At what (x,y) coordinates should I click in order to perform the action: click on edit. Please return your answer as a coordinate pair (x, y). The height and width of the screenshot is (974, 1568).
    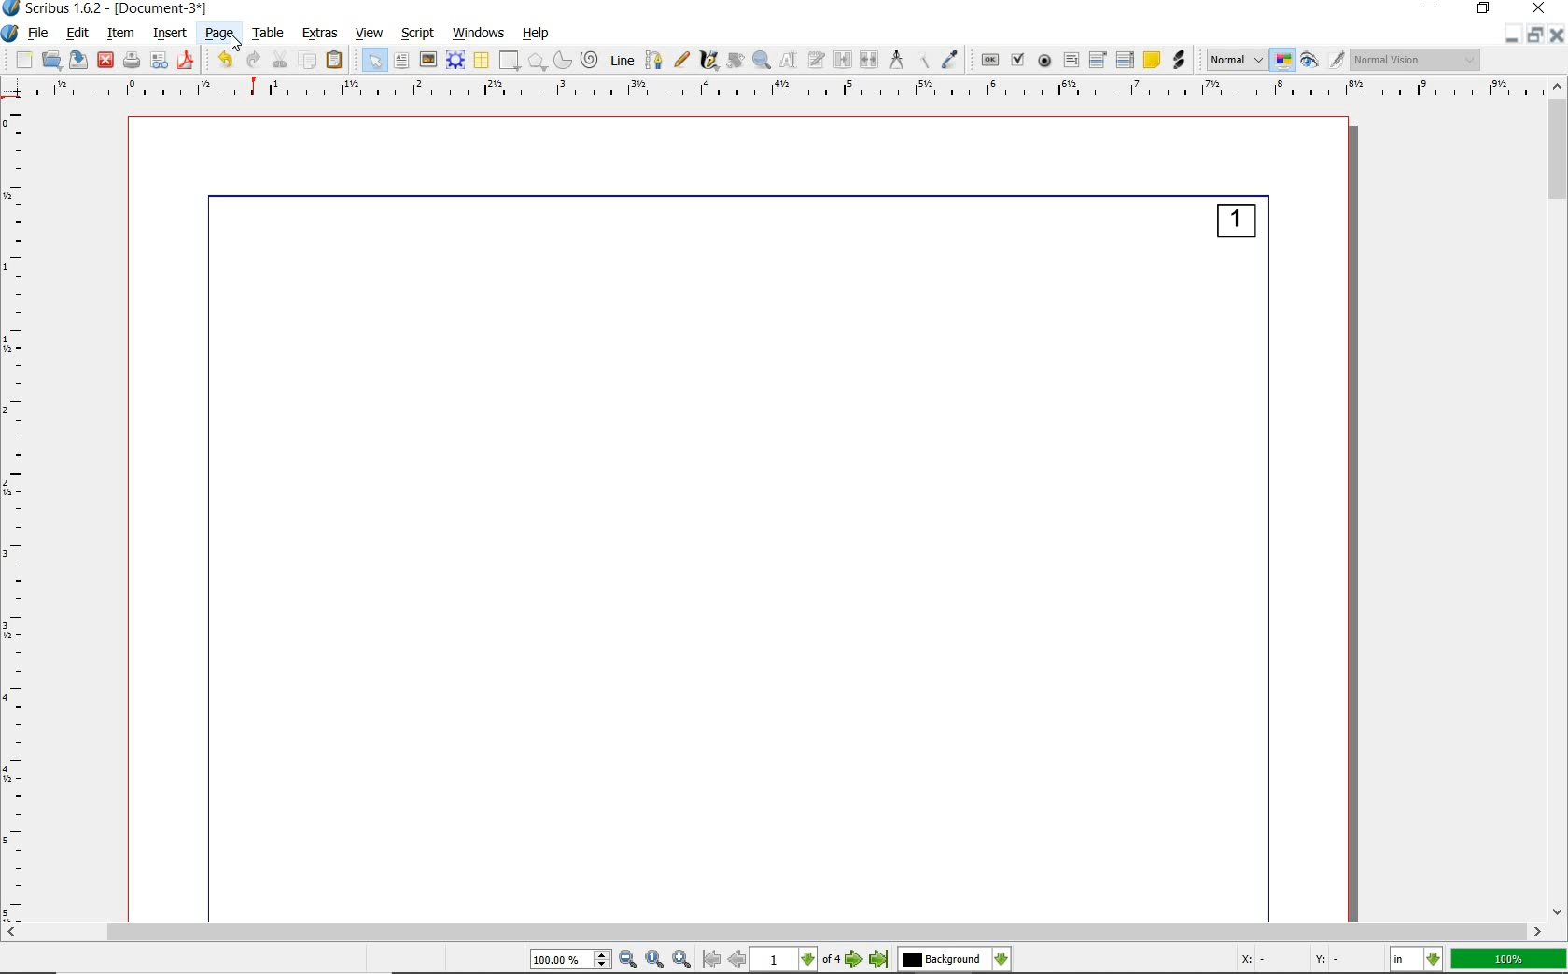
    Looking at the image, I should click on (77, 33).